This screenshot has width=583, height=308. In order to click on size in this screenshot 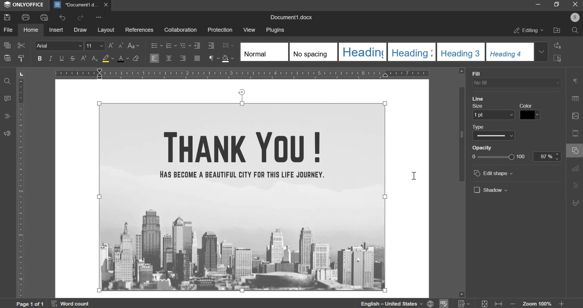, I will do `click(494, 113)`.